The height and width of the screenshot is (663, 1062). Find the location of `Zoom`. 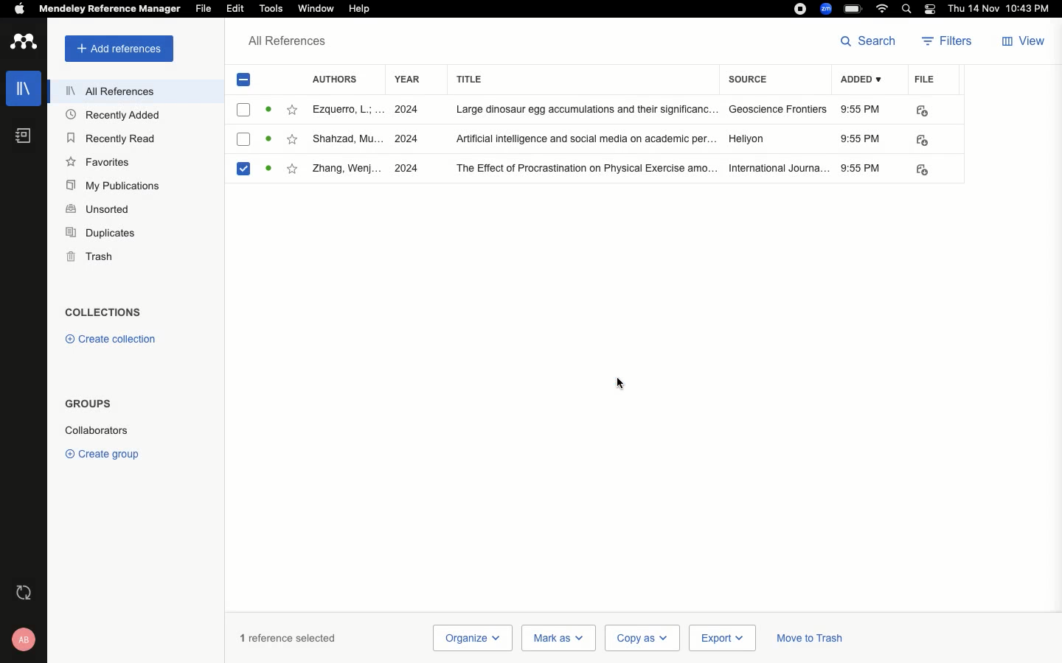

Zoom is located at coordinates (827, 9).